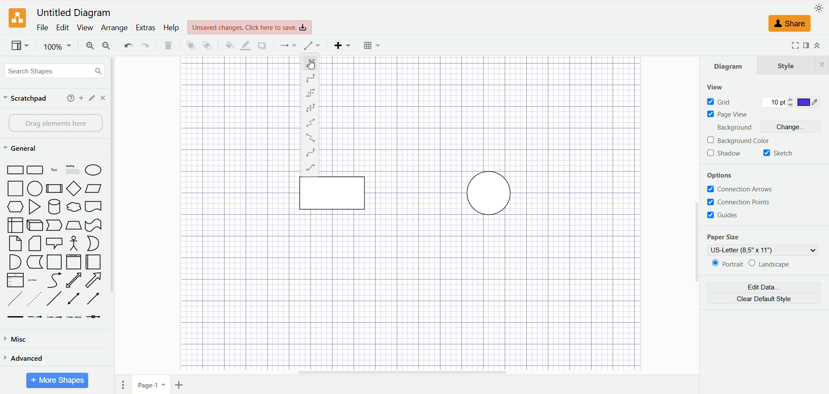 This screenshot has height=394, width=829. I want to click on vertical scroll bar, so click(111, 225).